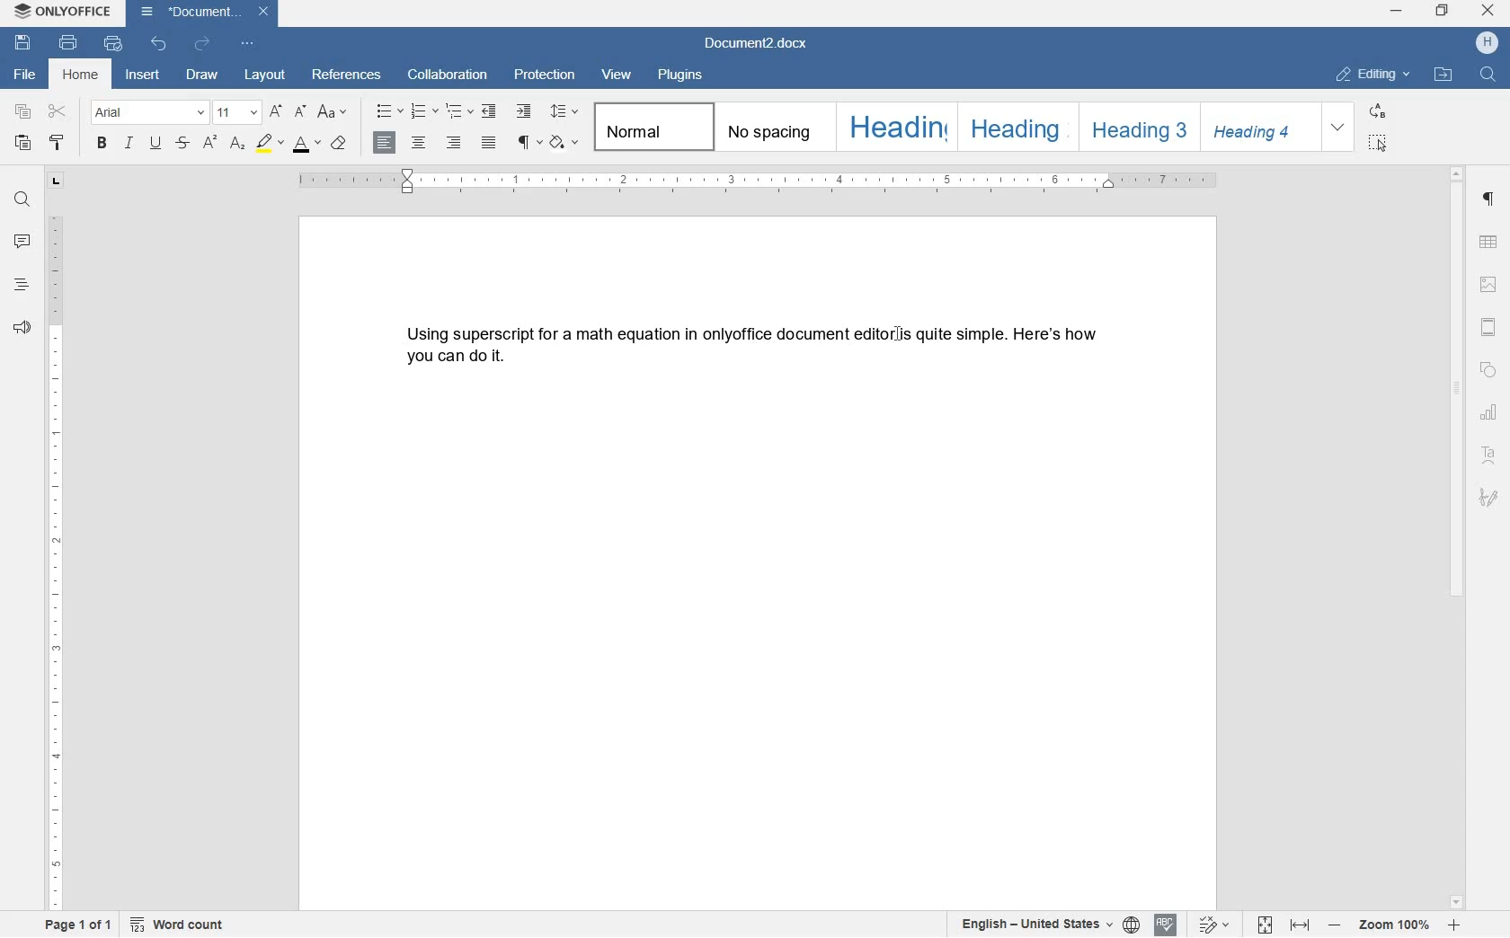  Describe the element at coordinates (58, 111) in the screenshot. I see `cut` at that location.